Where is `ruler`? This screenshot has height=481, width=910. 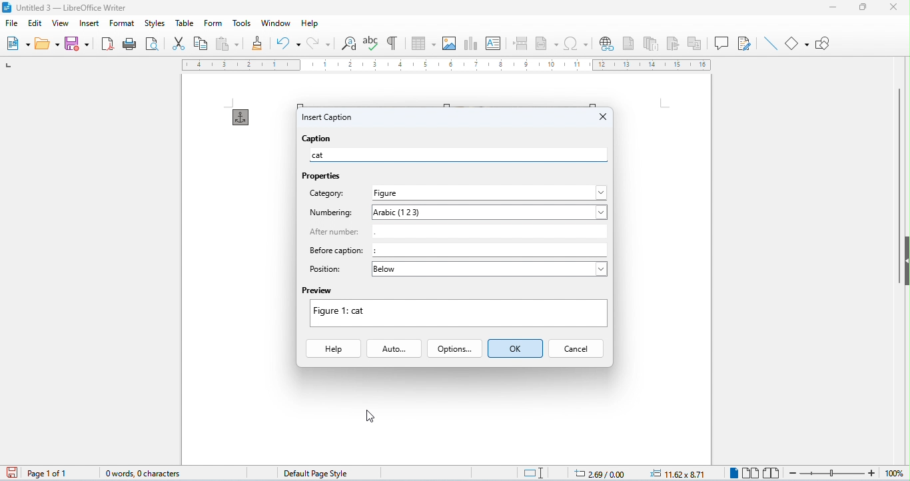
ruler is located at coordinates (447, 65).